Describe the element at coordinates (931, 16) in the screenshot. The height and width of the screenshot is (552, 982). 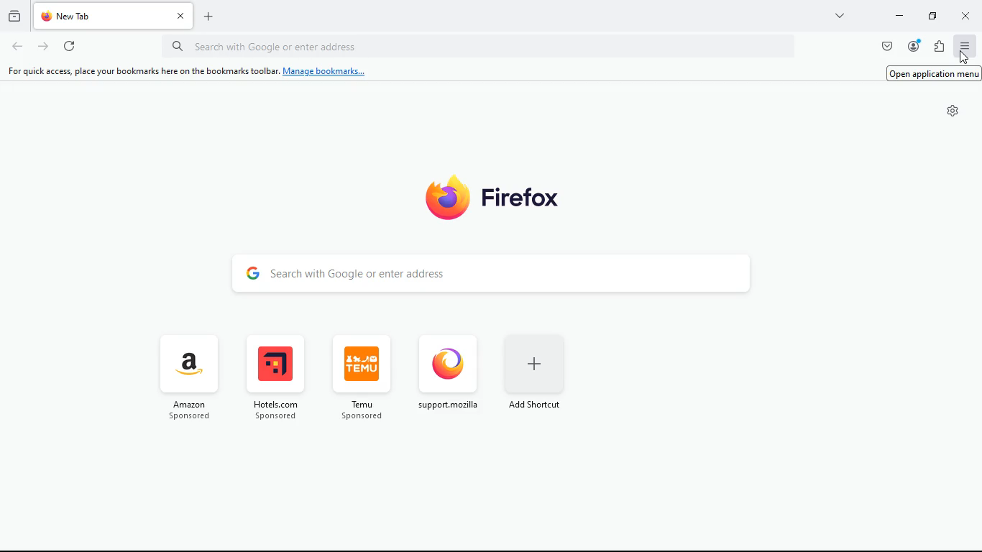
I see `maximize` at that location.